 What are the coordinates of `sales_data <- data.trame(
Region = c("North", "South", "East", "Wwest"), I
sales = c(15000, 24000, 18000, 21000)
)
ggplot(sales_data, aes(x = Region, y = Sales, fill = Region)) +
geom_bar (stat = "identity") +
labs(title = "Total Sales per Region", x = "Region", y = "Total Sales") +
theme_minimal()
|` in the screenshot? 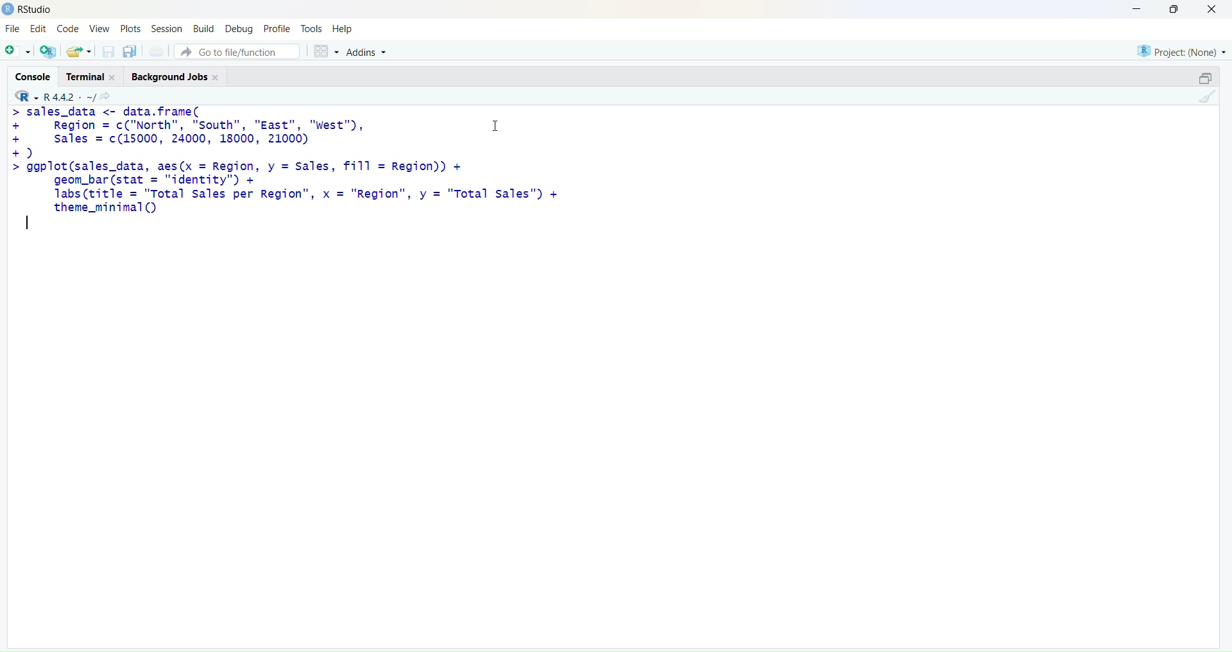 It's located at (290, 172).